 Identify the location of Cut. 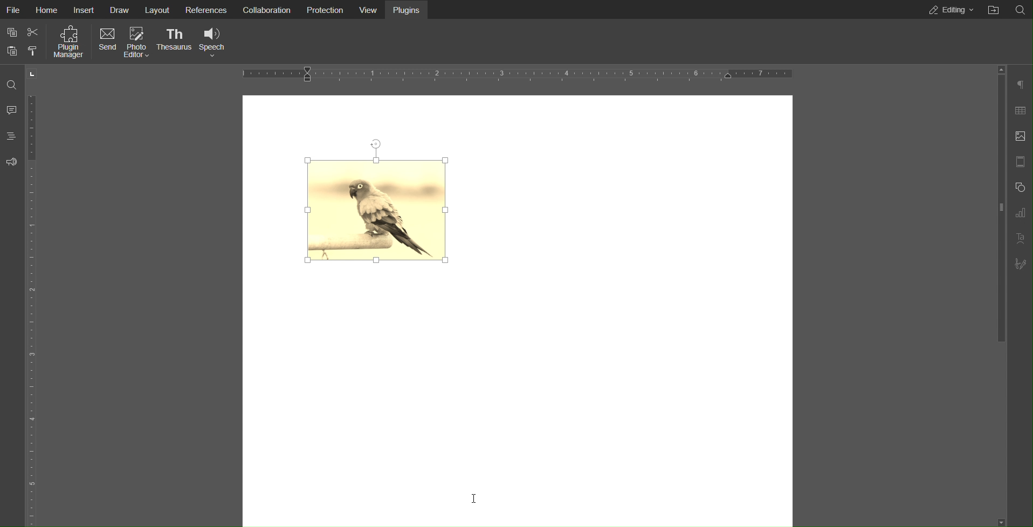
(34, 30).